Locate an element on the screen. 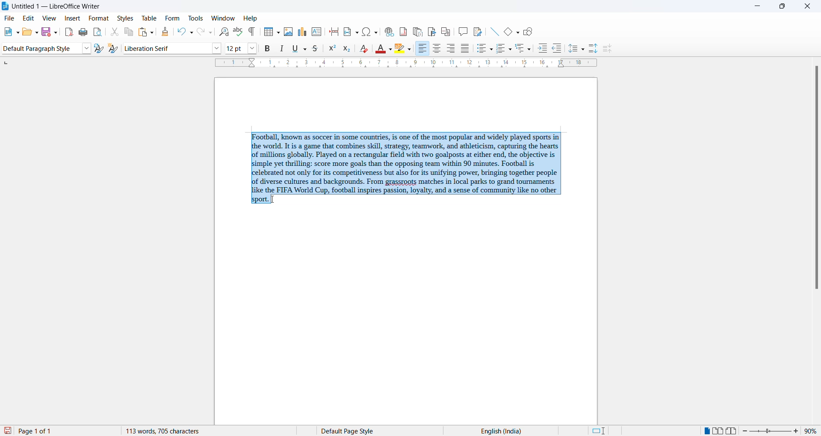  character highlighting options is located at coordinates (410, 49).